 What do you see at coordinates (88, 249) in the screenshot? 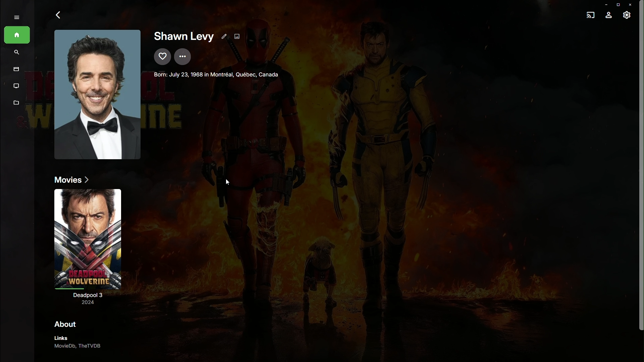
I see `Deadpool 3` at bounding box center [88, 249].